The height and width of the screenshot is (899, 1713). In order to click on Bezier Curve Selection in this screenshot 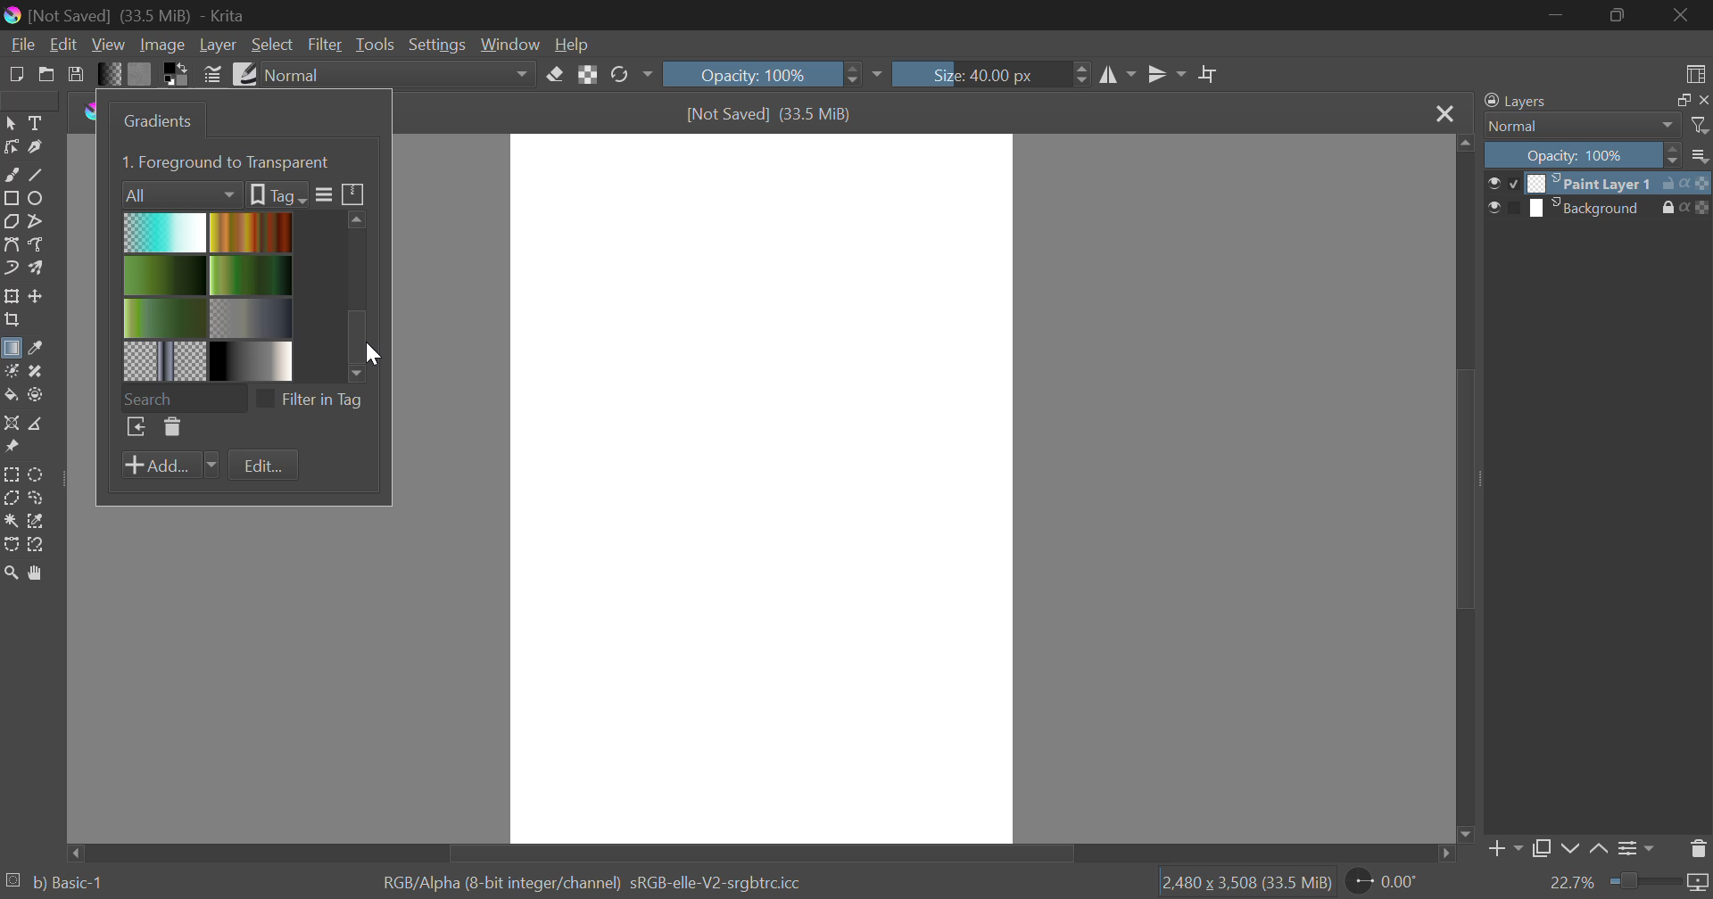, I will do `click(11, 542)`.